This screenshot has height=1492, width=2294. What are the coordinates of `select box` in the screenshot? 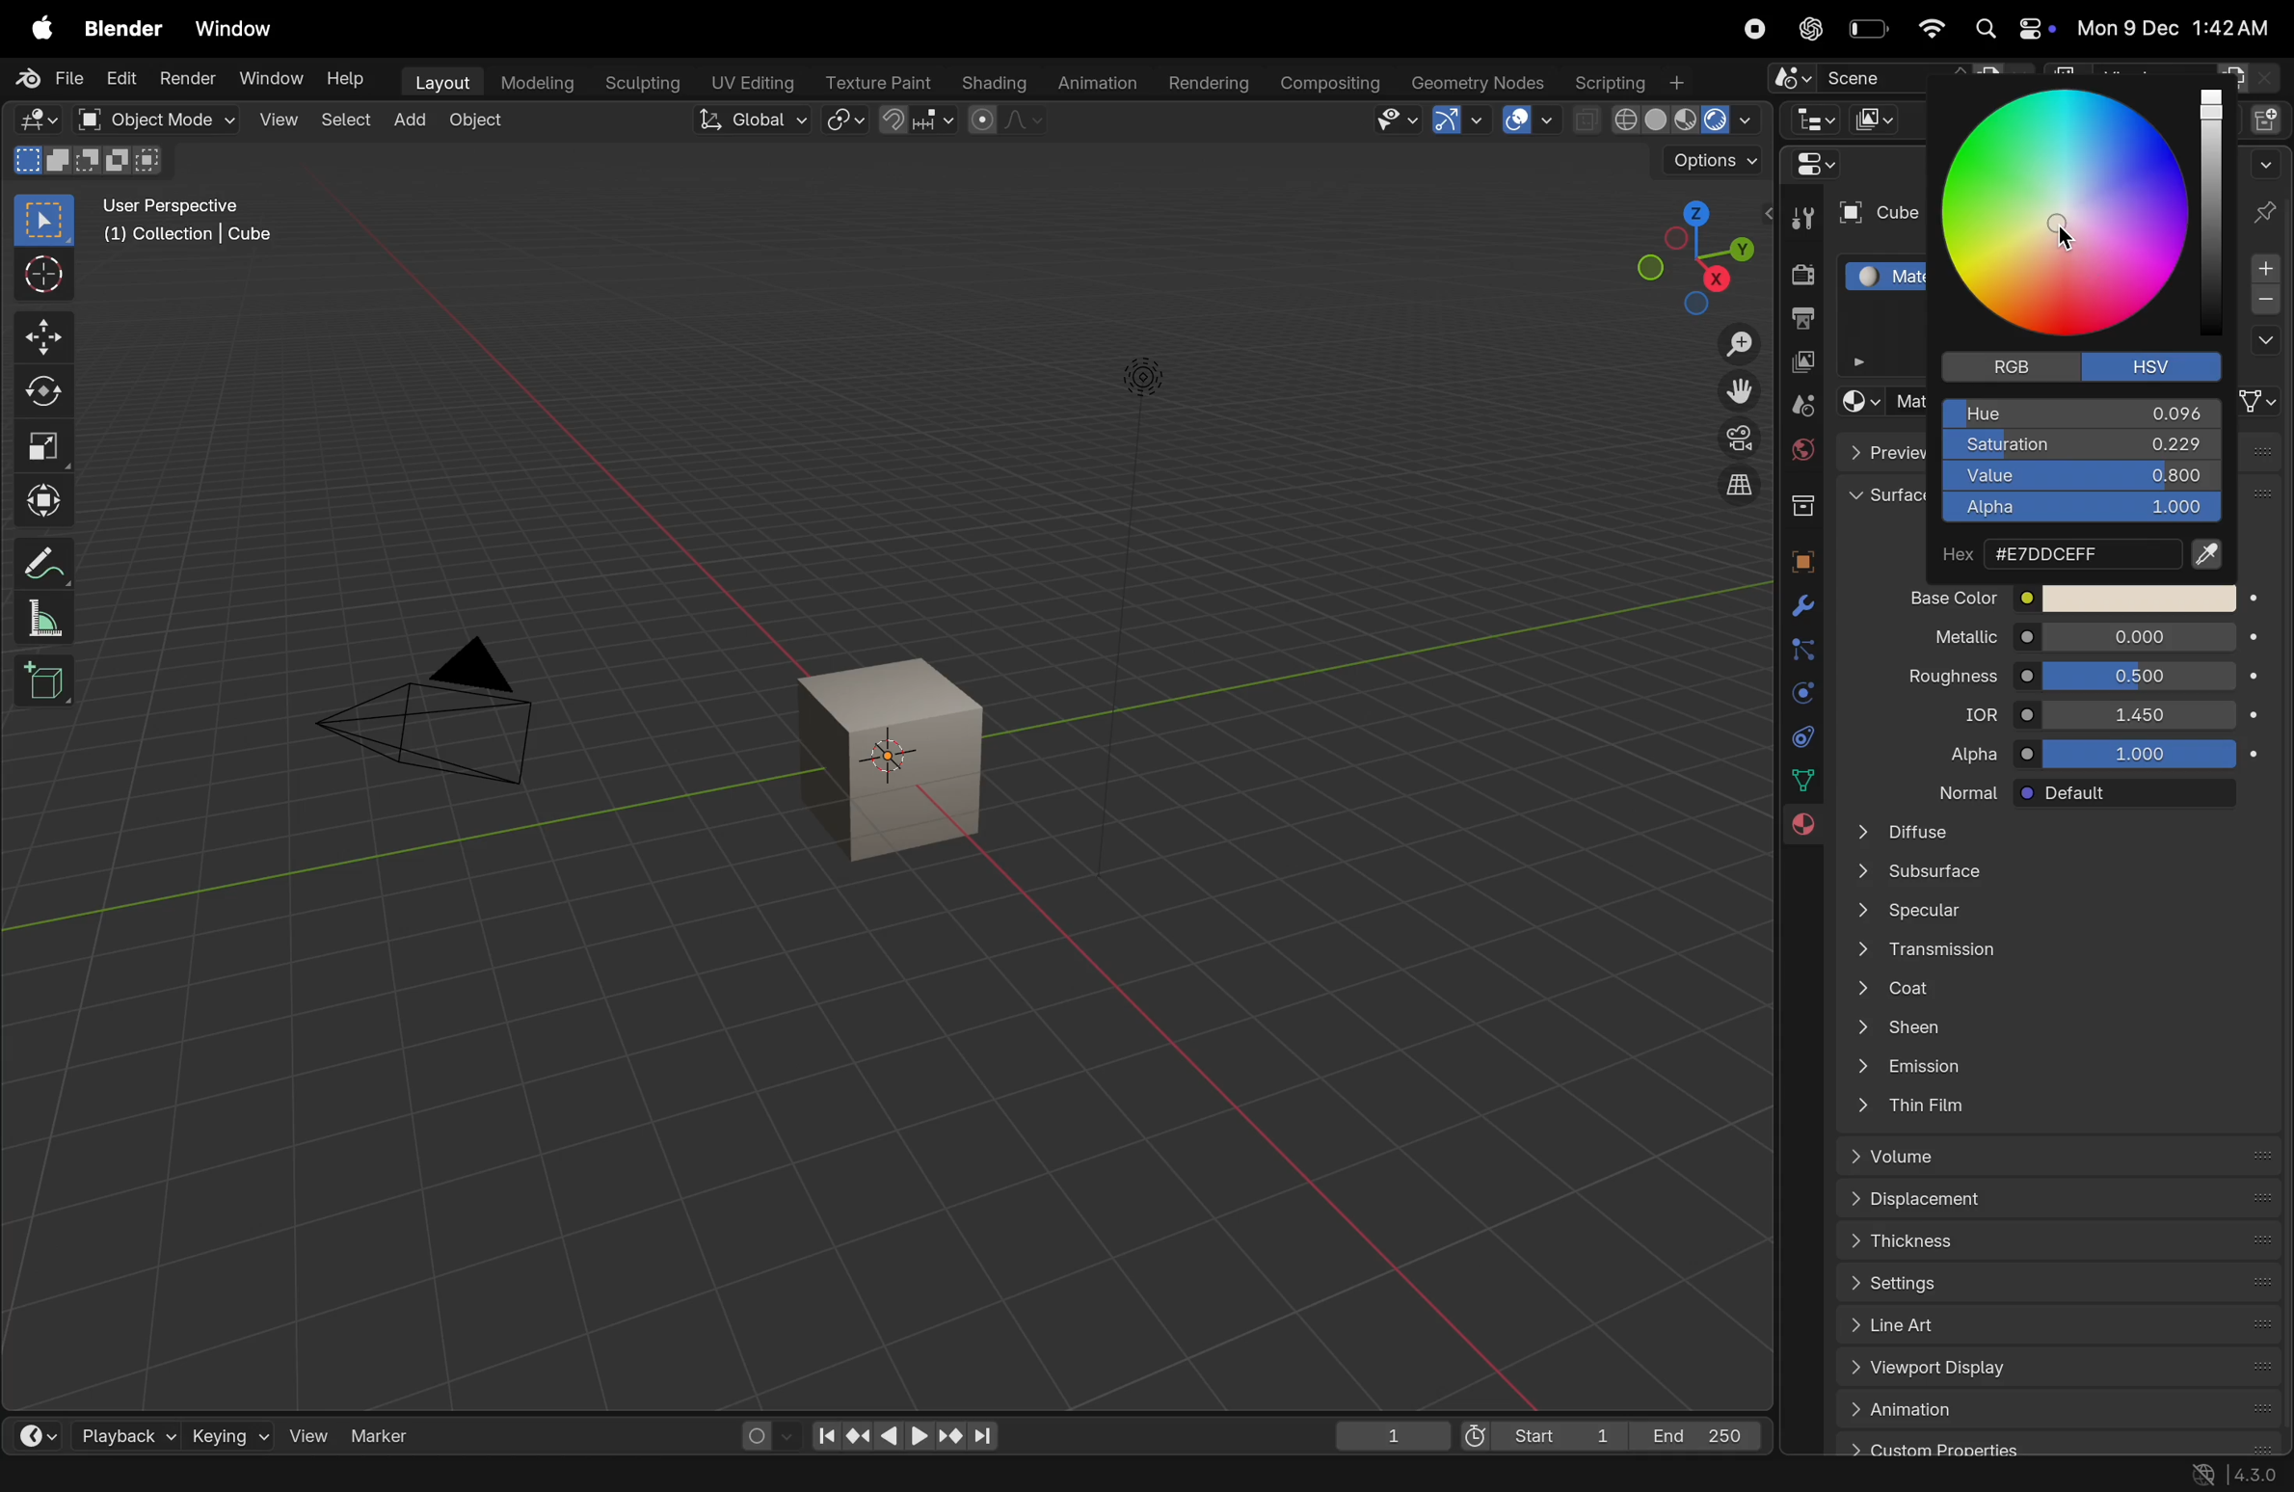 It's located at (43, 221).